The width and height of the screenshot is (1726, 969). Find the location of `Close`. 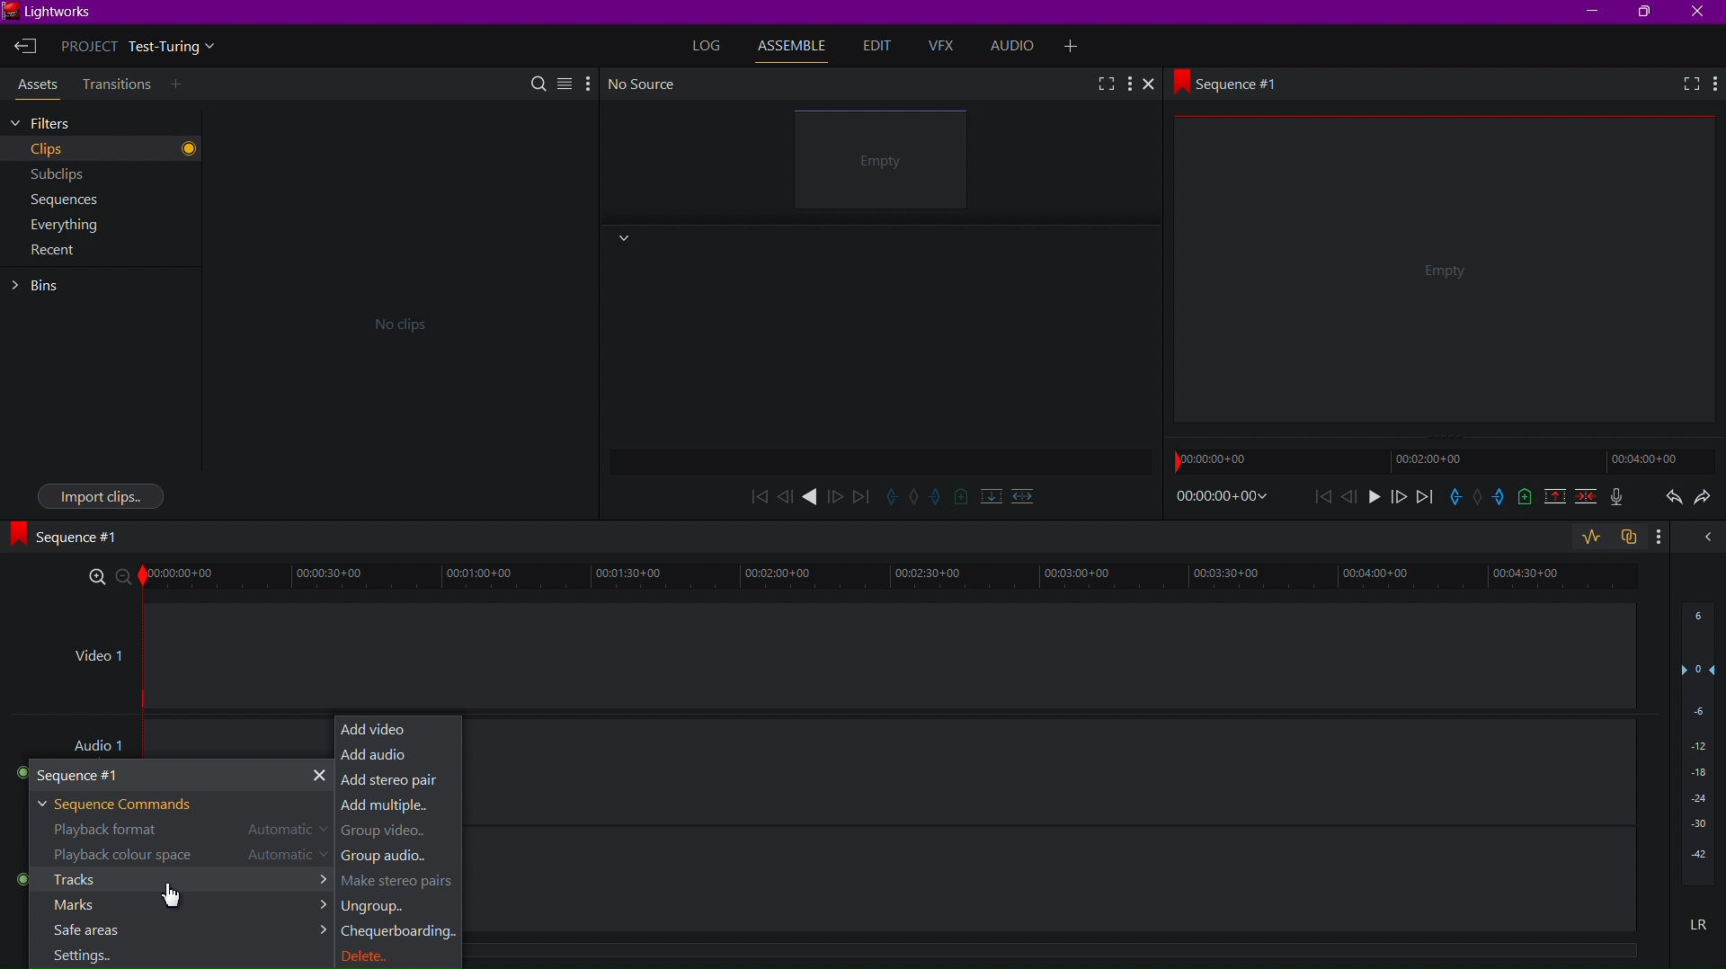

Close is located at coordinates (1155, 85).